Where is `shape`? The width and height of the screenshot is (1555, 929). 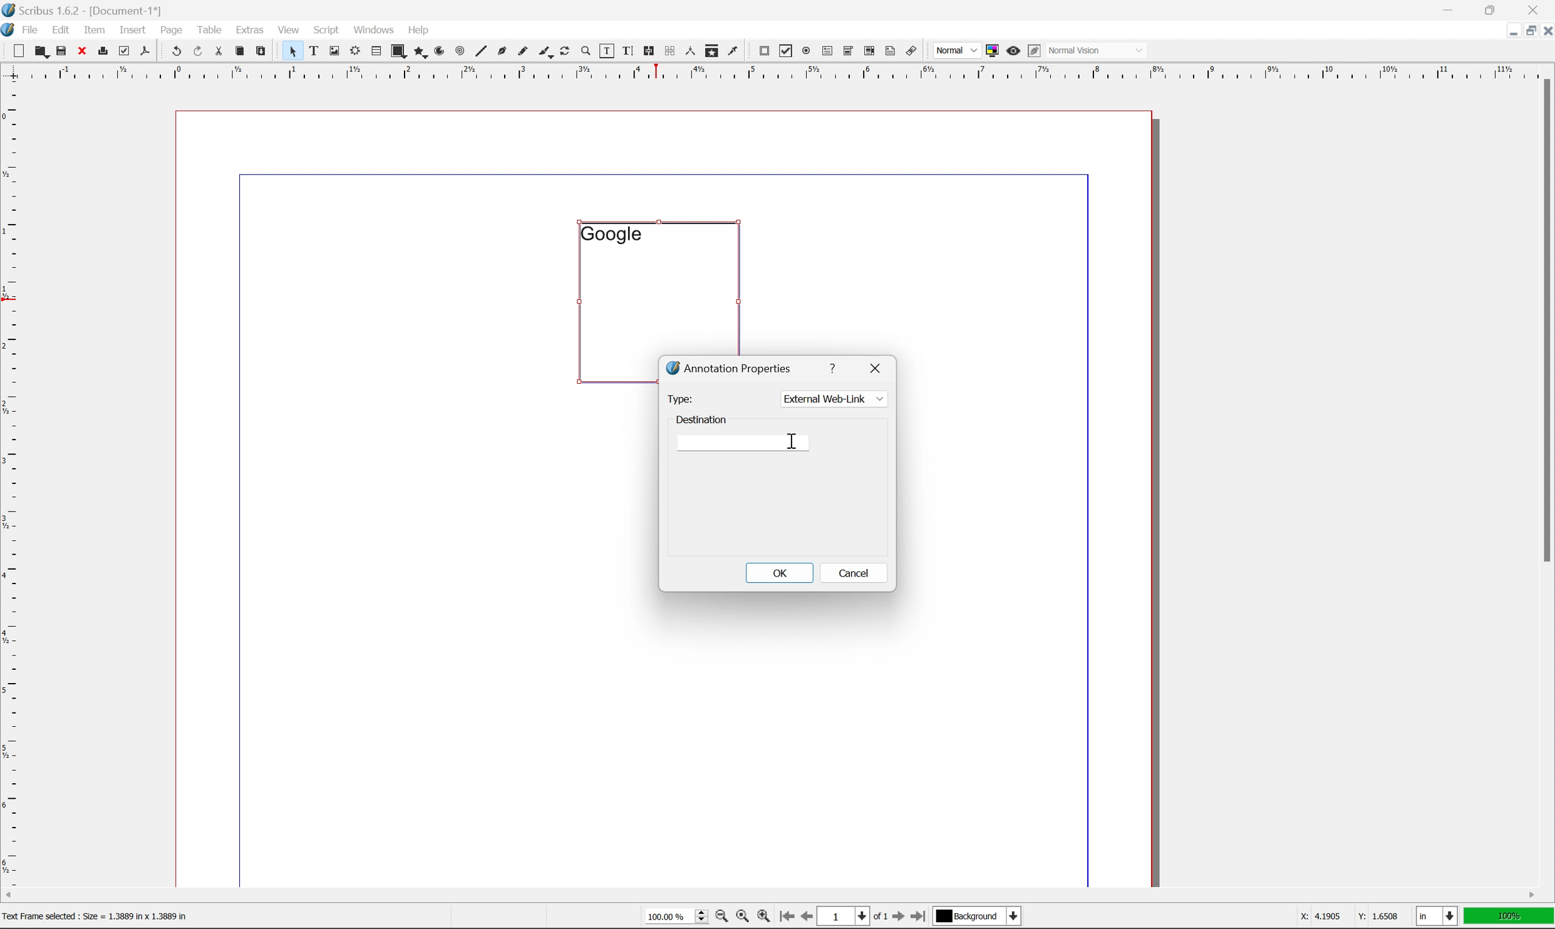 shape is located at coordinates (400, 52).